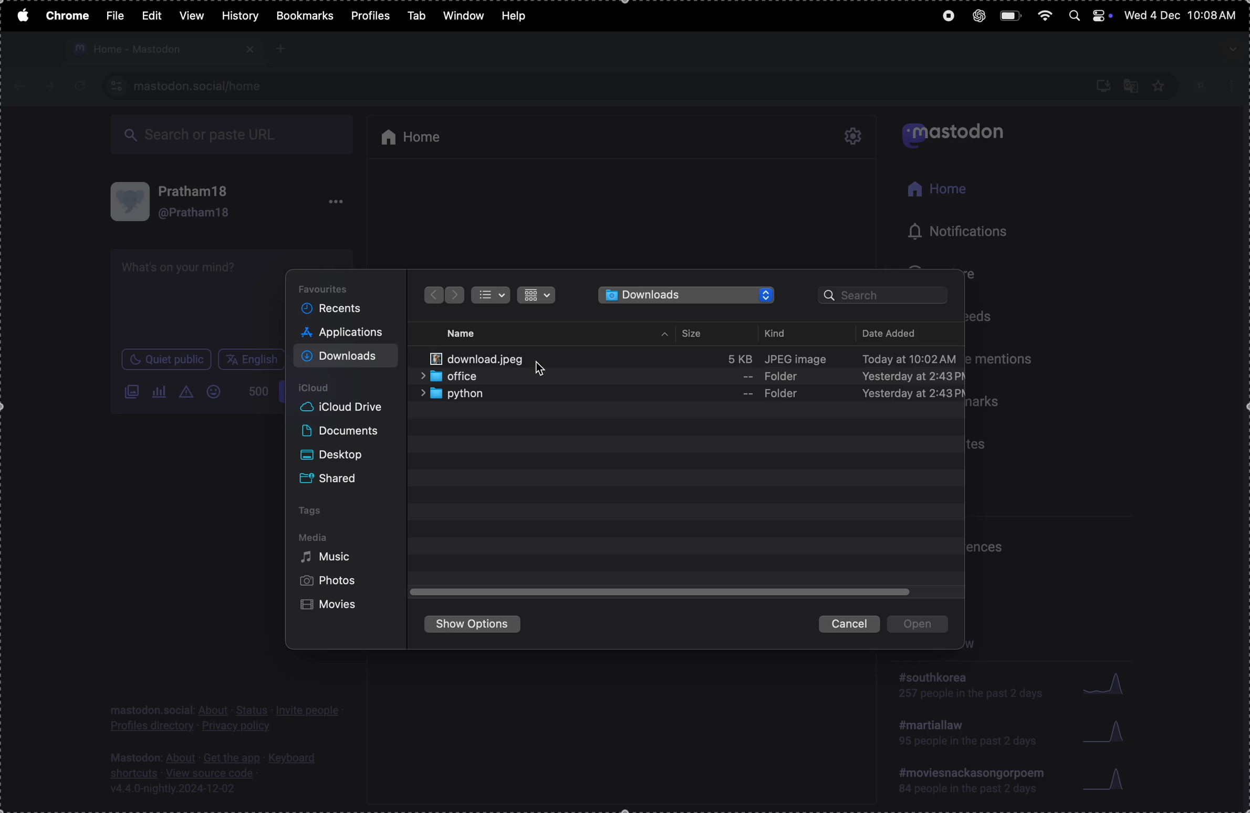  Describe the element at coordinates (693, 355) in the screenshot. I see `image file` at that location.